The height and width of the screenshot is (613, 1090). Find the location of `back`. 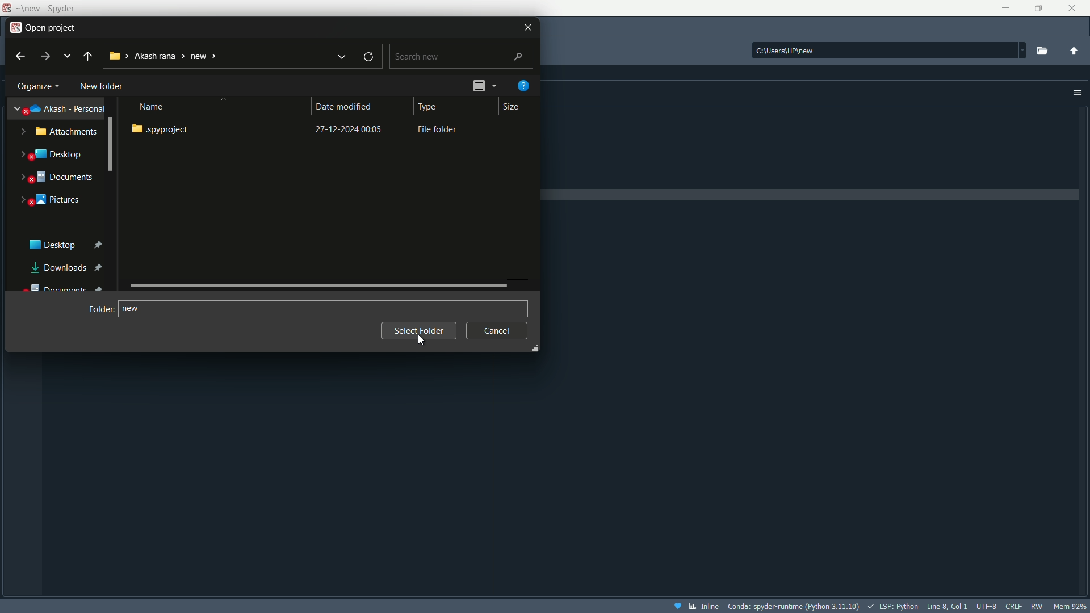

back is located at coordinates (88, 56).